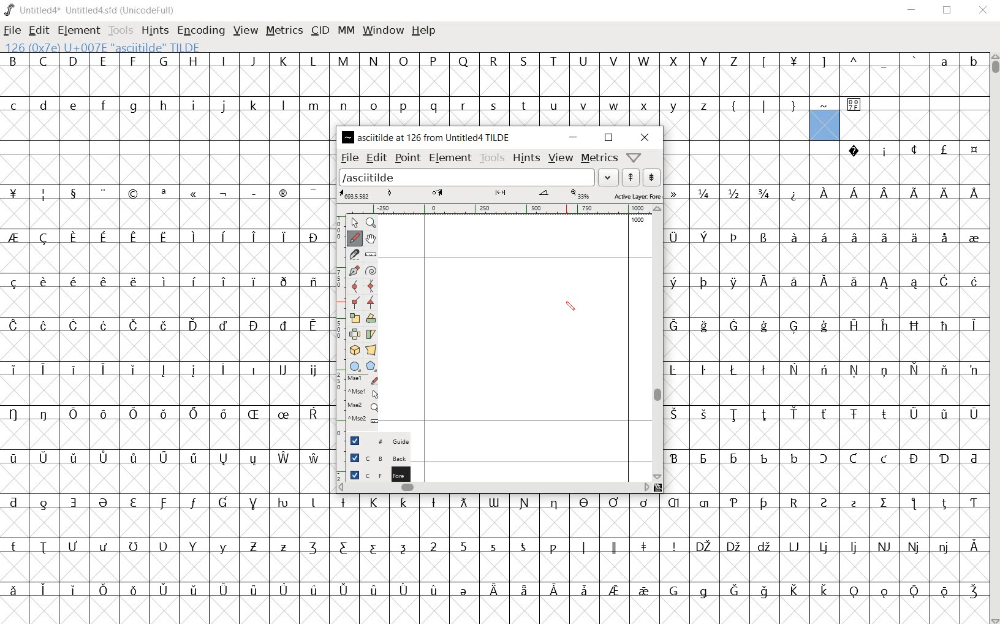 This screenshot has width=1000, height=624. I want to click on background, so click(373, 457).